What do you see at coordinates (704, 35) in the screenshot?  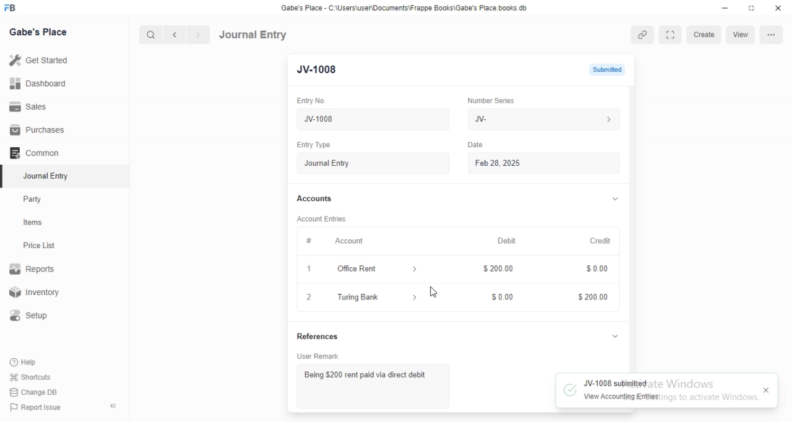 I see `create` at bounding box center [704, 35].